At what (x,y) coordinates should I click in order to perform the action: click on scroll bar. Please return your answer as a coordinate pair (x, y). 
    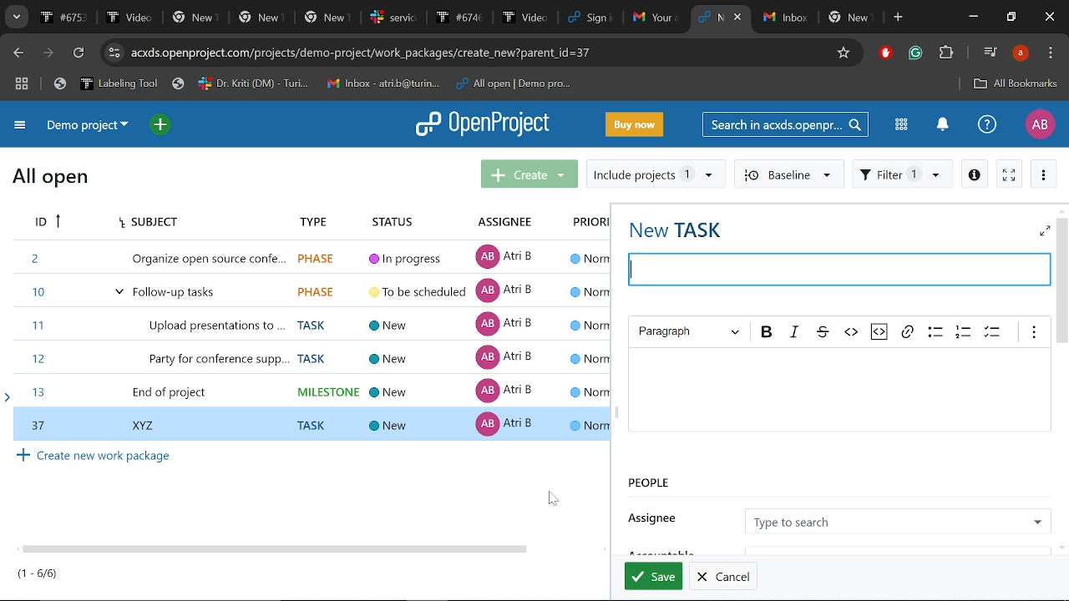
    Looking at the image, I should click on (281, 544).